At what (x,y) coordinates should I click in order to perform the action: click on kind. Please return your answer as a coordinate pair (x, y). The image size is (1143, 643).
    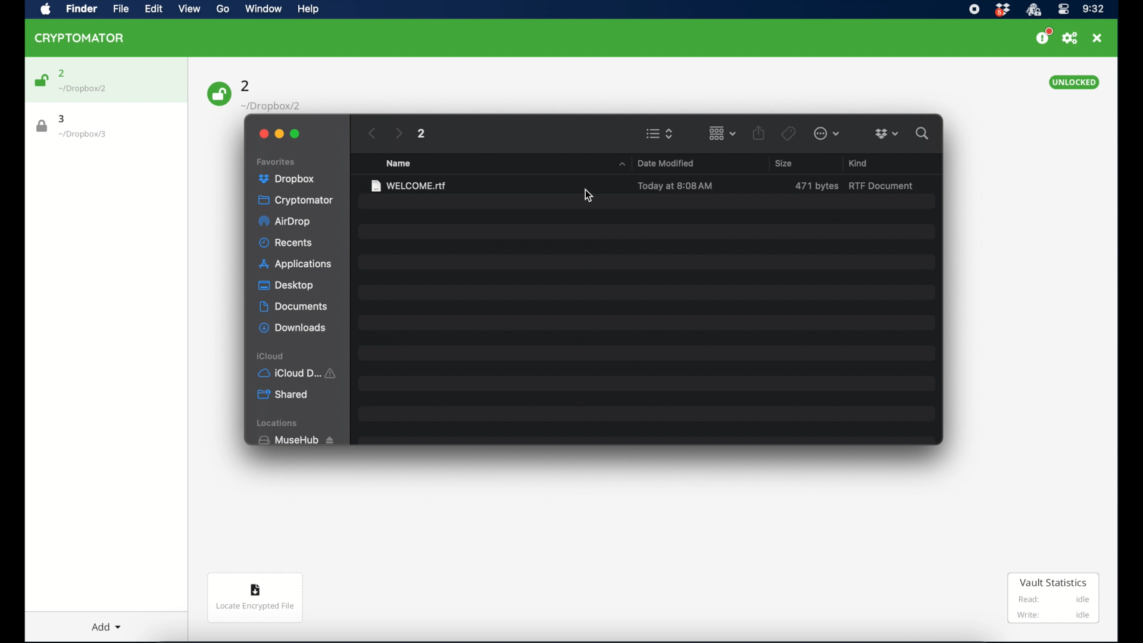
    Looking at the image, I should click on (857, 162).